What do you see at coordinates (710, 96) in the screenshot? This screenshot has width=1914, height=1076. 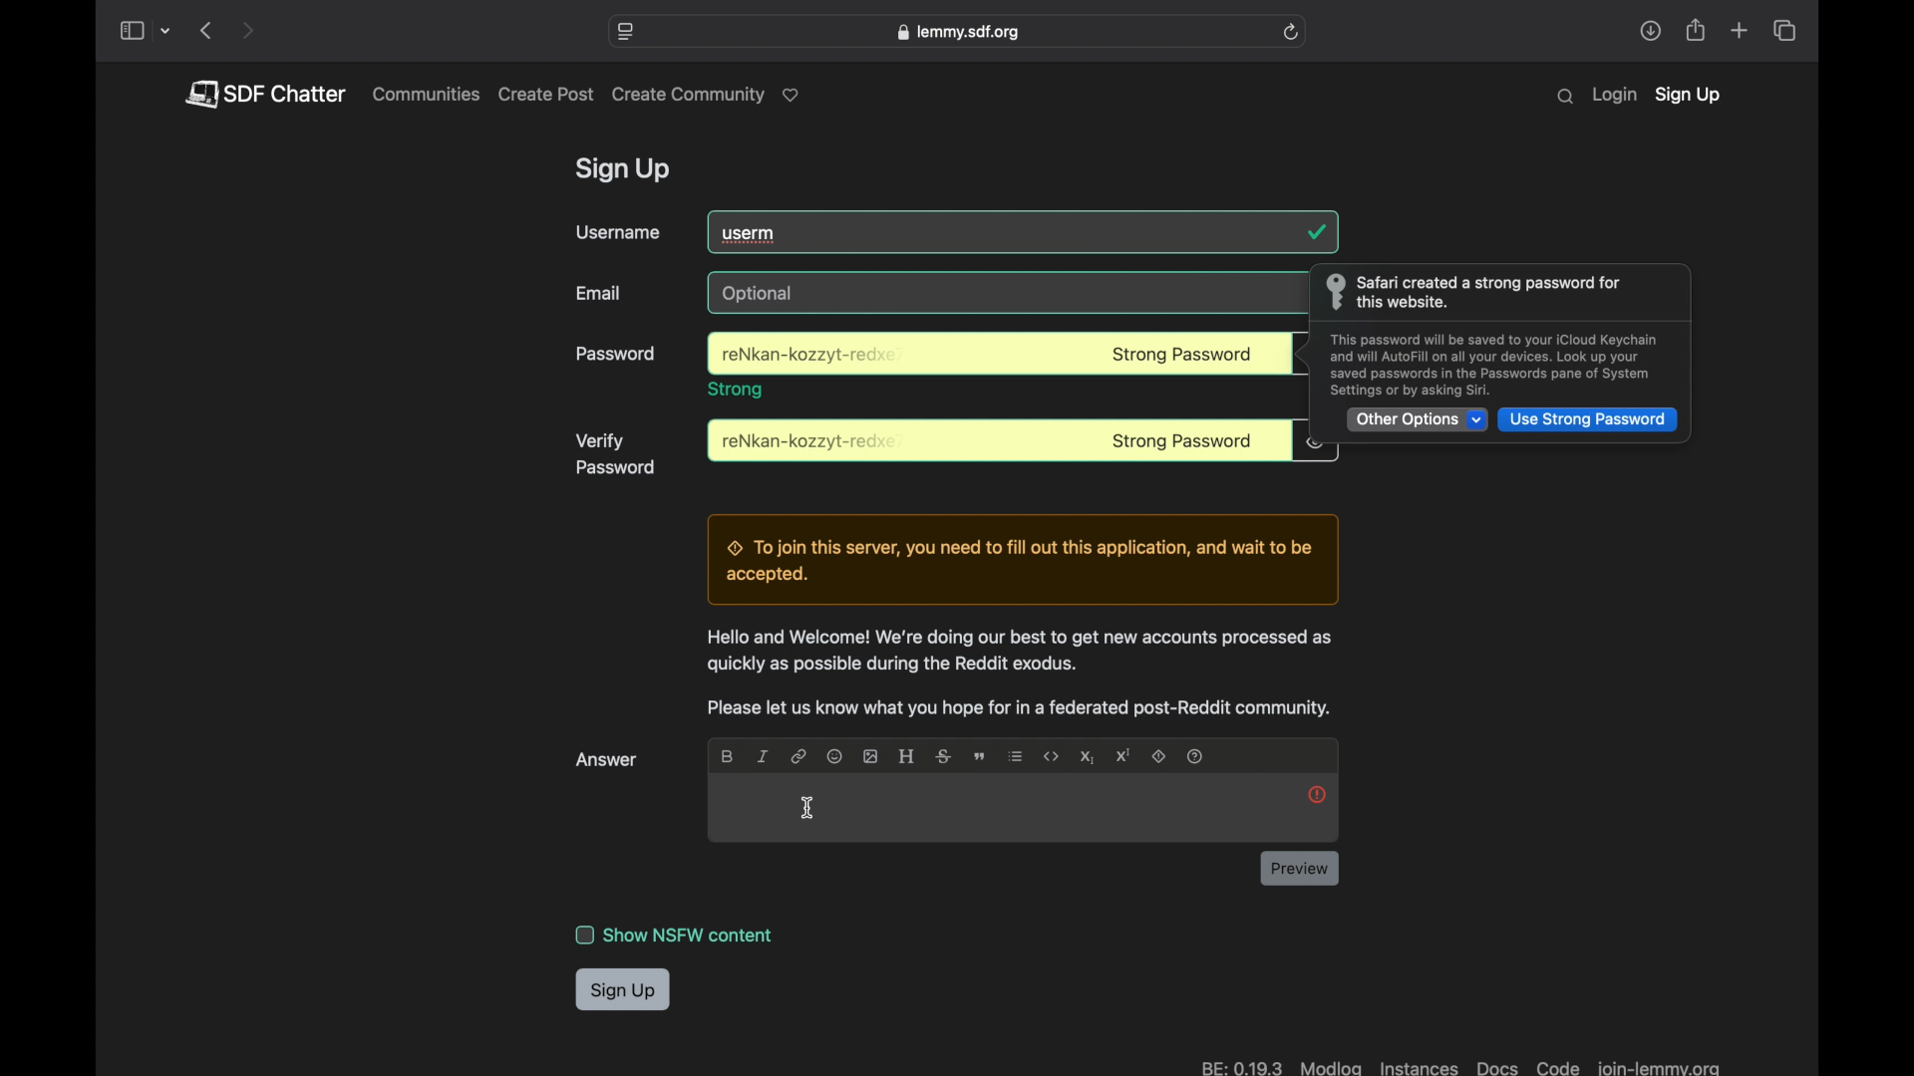 I see `create community` at bounding box center [710, 96].